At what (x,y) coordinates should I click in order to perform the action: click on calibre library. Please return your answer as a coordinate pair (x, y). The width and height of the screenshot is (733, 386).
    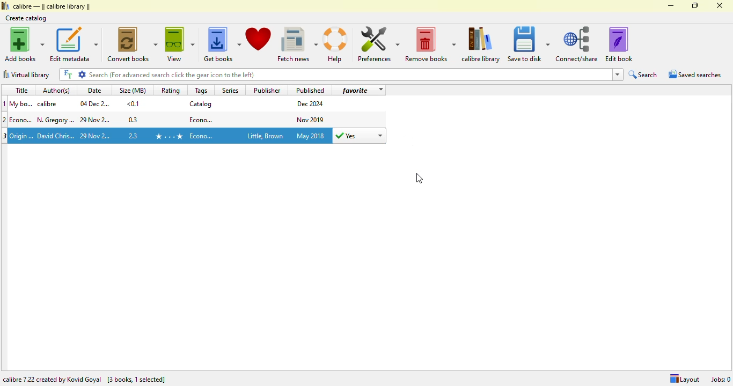
    Looking at the image, I should click on (52, 6).